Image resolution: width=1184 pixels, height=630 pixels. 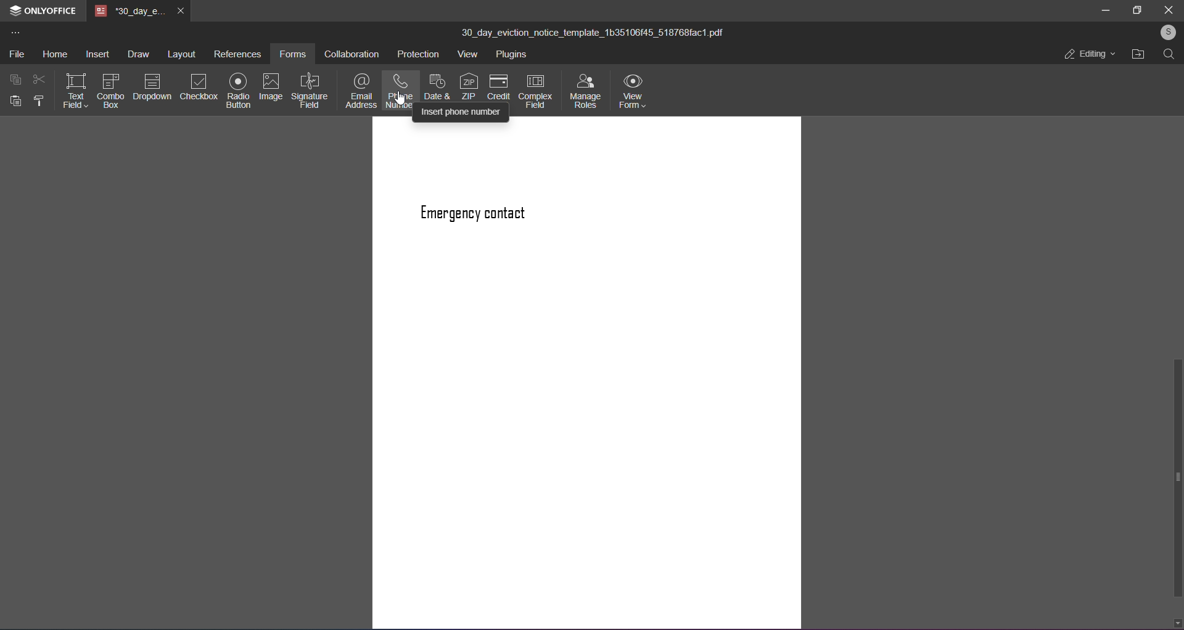 I want to click on references, so click(x=237, y=55).